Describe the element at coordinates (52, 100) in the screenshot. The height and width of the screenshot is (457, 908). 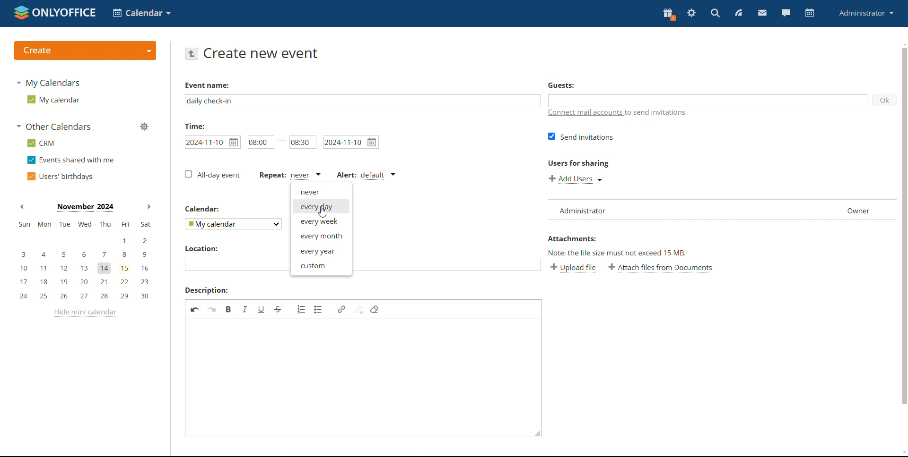
I see `my calendar` at that location.